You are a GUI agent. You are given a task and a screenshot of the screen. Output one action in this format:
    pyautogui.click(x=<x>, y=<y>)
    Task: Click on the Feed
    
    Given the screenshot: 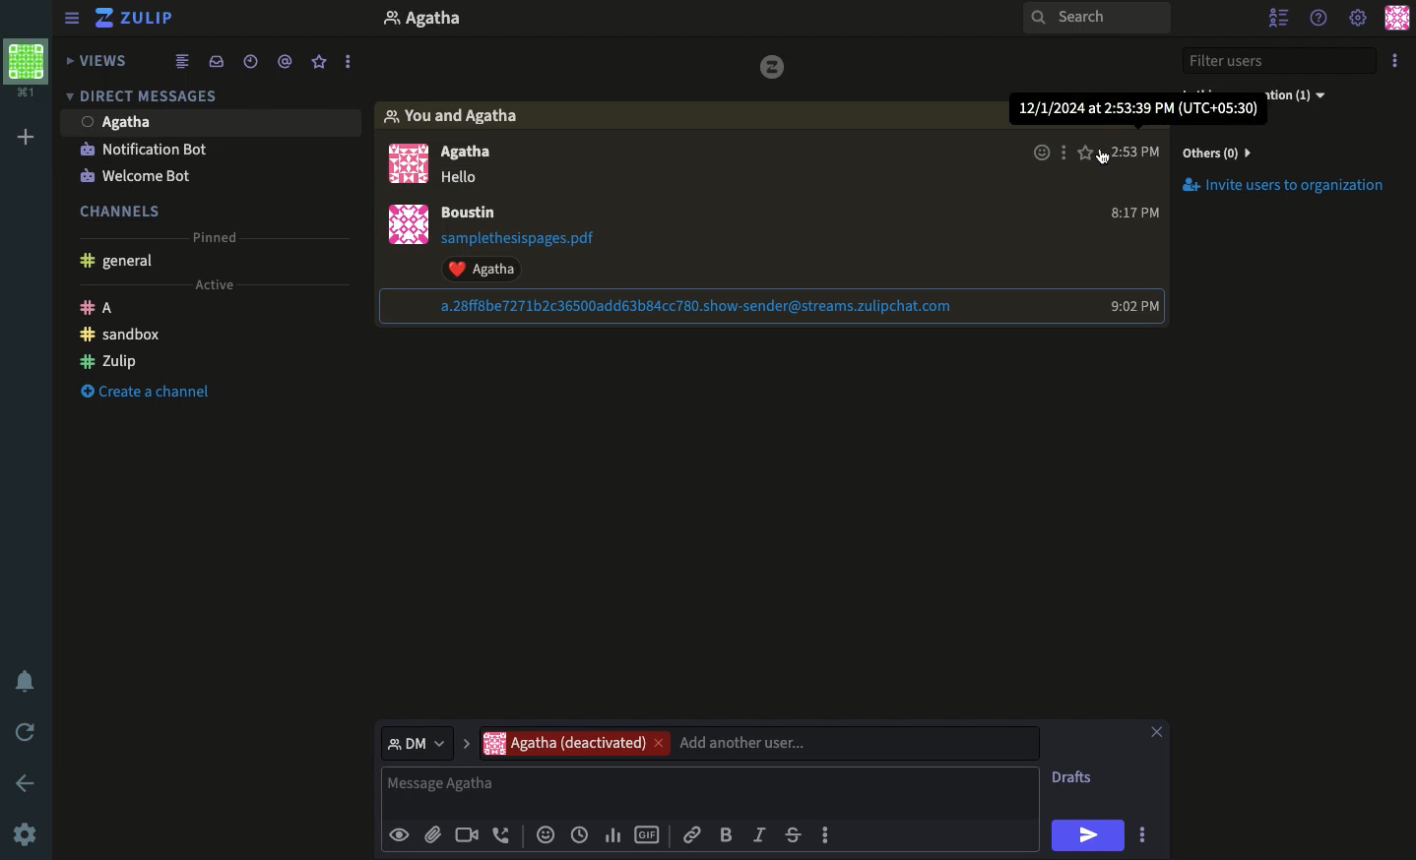 What is the action you would take?
    pyautogui.click(x=184, y=62)
    